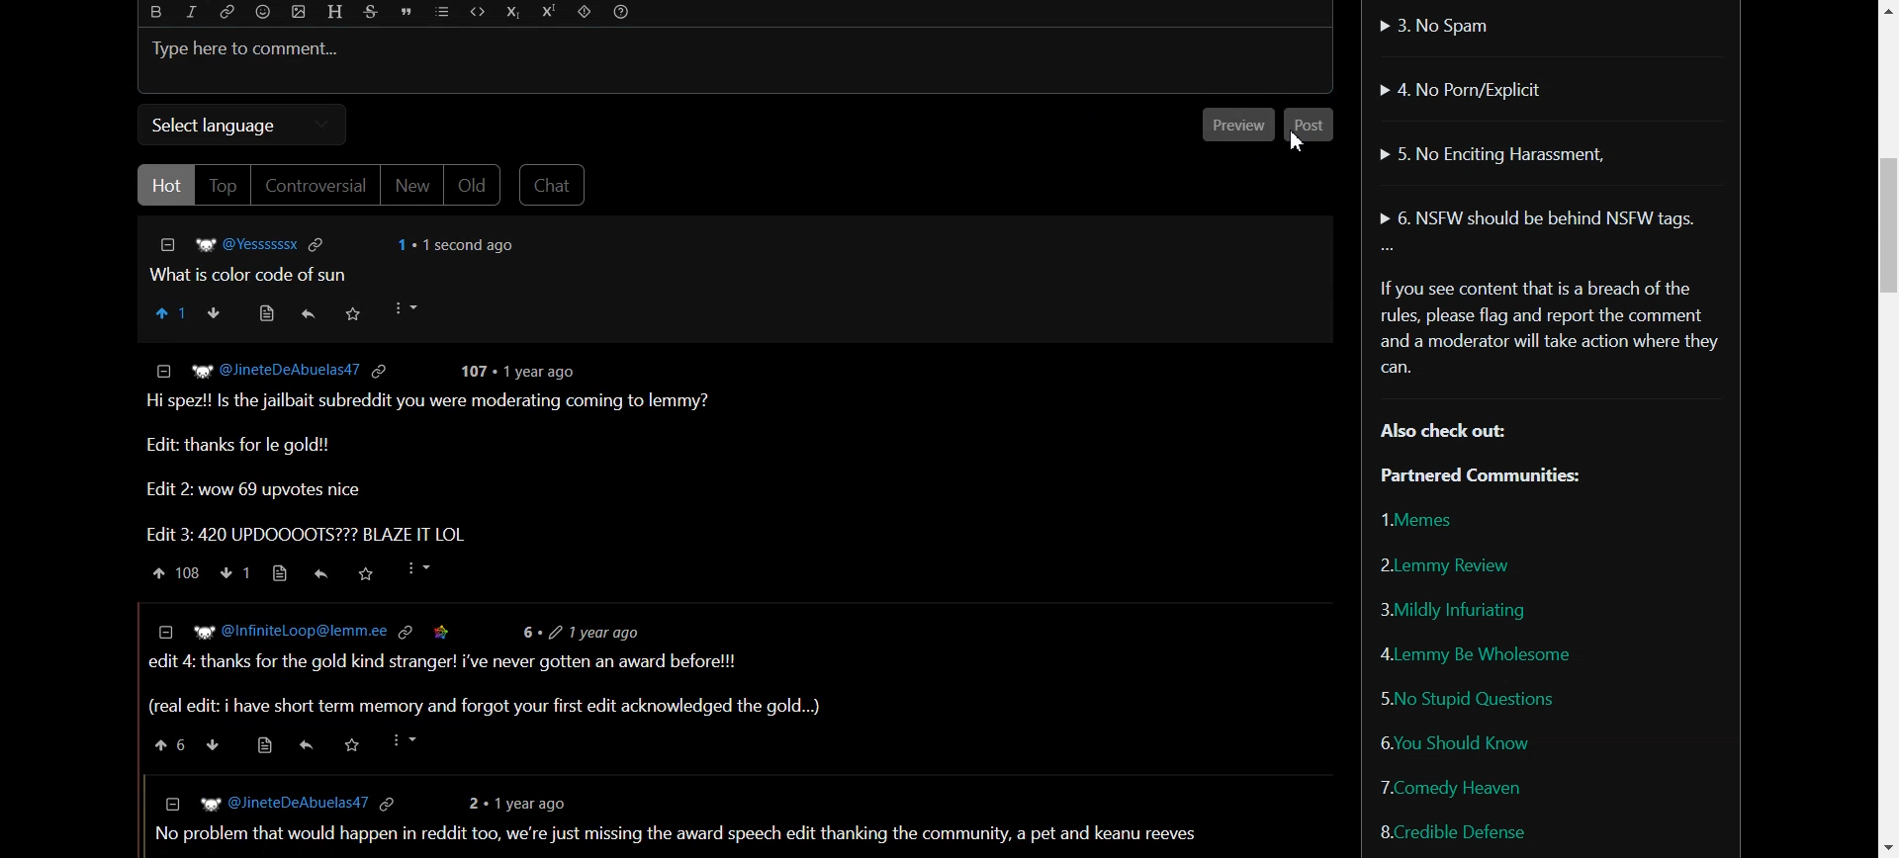  Describe the element at coordinates (441, 12) in the screenshot. I see `List` at that location.